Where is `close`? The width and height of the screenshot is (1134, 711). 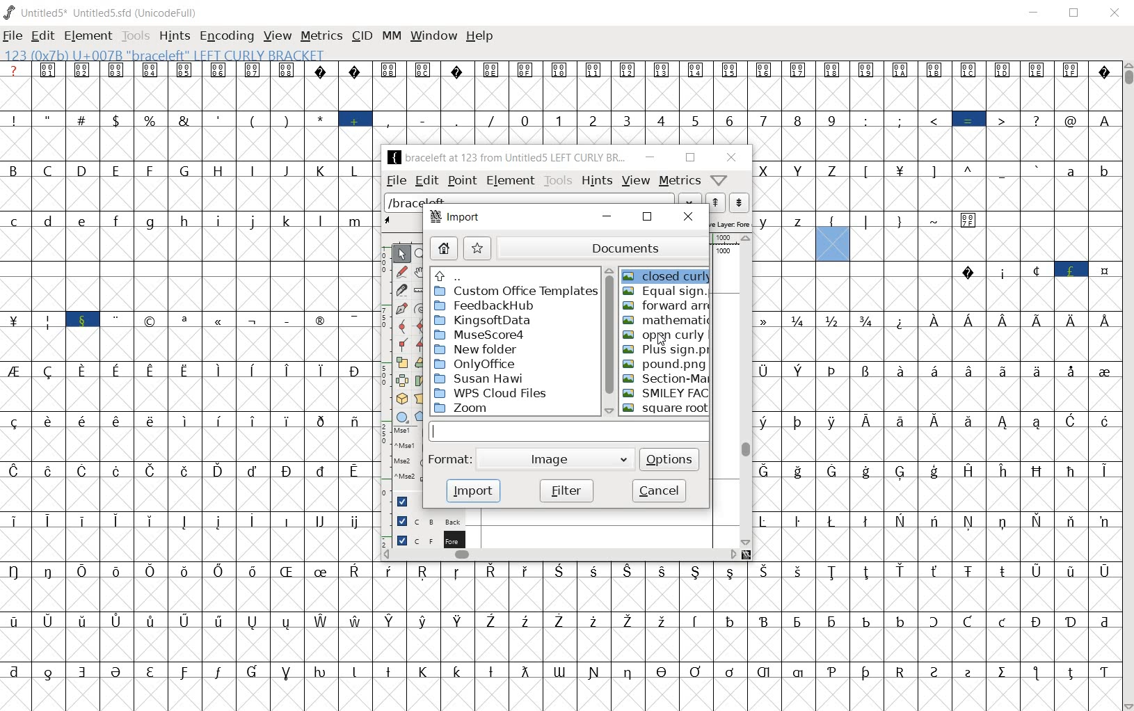 close is located at coordinates (1116, 10).